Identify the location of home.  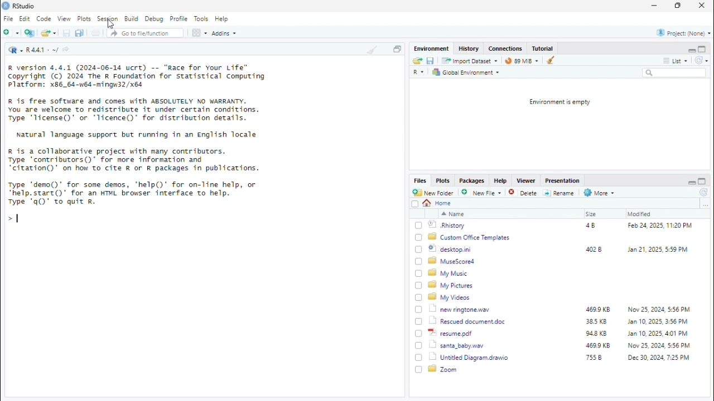
(438, 203).